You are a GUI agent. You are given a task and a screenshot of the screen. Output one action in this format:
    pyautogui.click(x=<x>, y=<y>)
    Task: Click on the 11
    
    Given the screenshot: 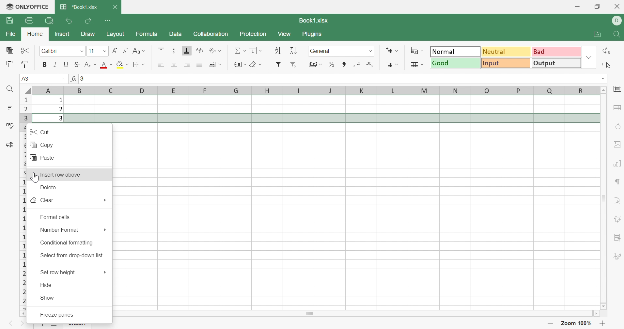 What is the action you would take?
    pyautogui.click(x=91, y=51)
    